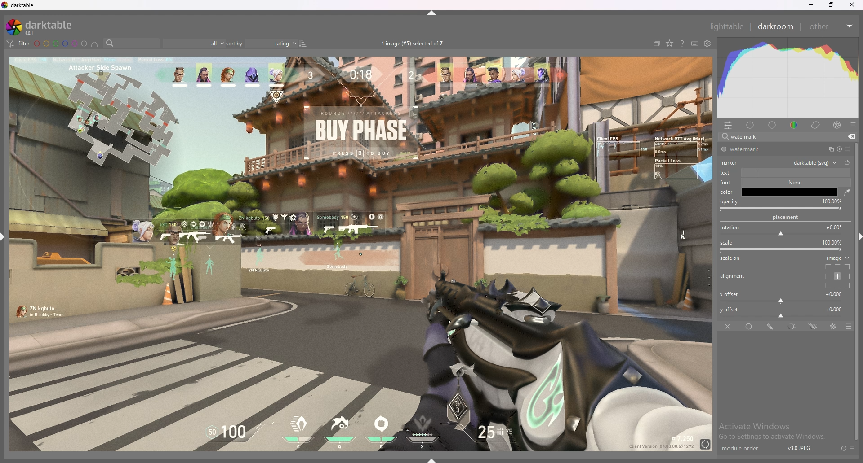  What do you see at coordinates (858, 342) in the screenshot?
I see `scroll bar` at bounding box center [858, 342].